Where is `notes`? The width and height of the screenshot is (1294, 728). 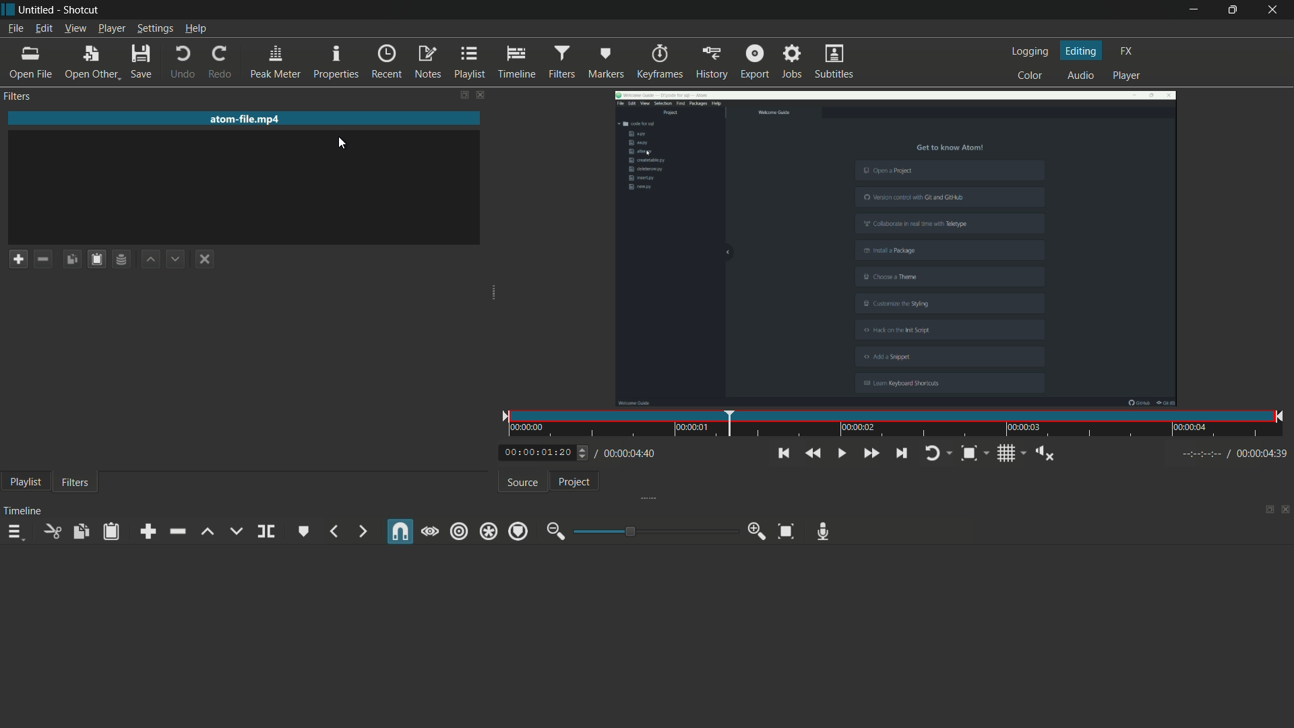 notes is located at coordinates (428, 63).